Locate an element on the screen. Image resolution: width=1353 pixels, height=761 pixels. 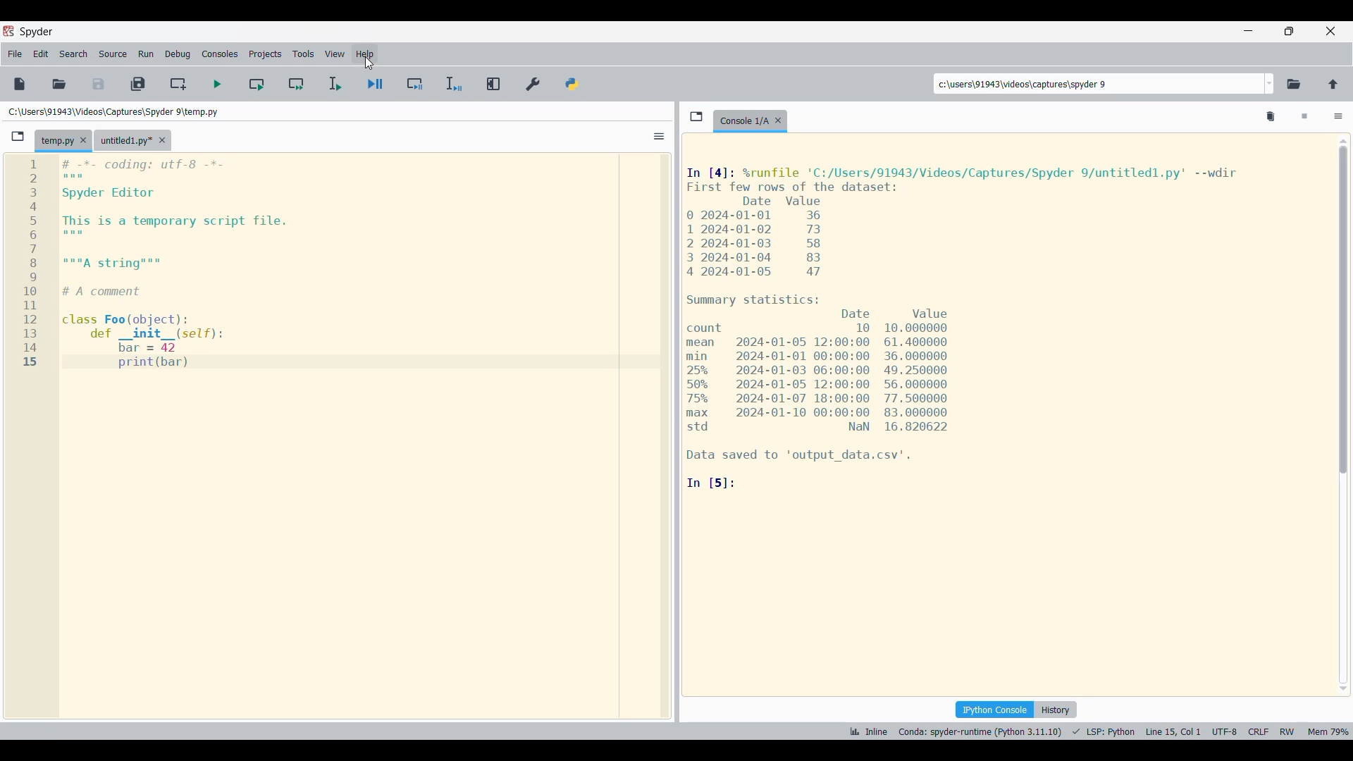
Vertical slide bar is located at coordinates (1344, 415).